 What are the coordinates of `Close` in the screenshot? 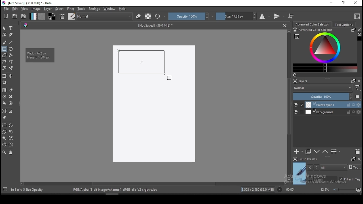 It's located at (285, 25).